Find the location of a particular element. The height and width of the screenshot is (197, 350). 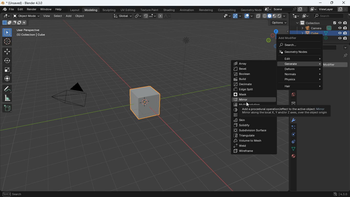

layout is located at coordinates (75, 9).